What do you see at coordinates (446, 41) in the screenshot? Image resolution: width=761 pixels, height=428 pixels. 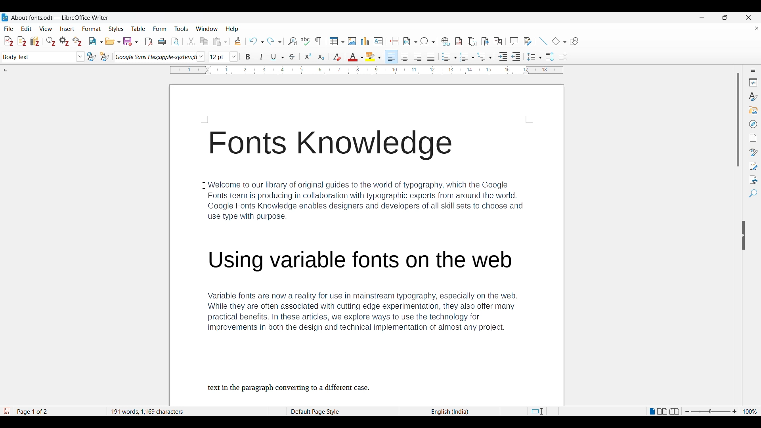 I see `Insert hyperlink` at bounding box center [446, 41].